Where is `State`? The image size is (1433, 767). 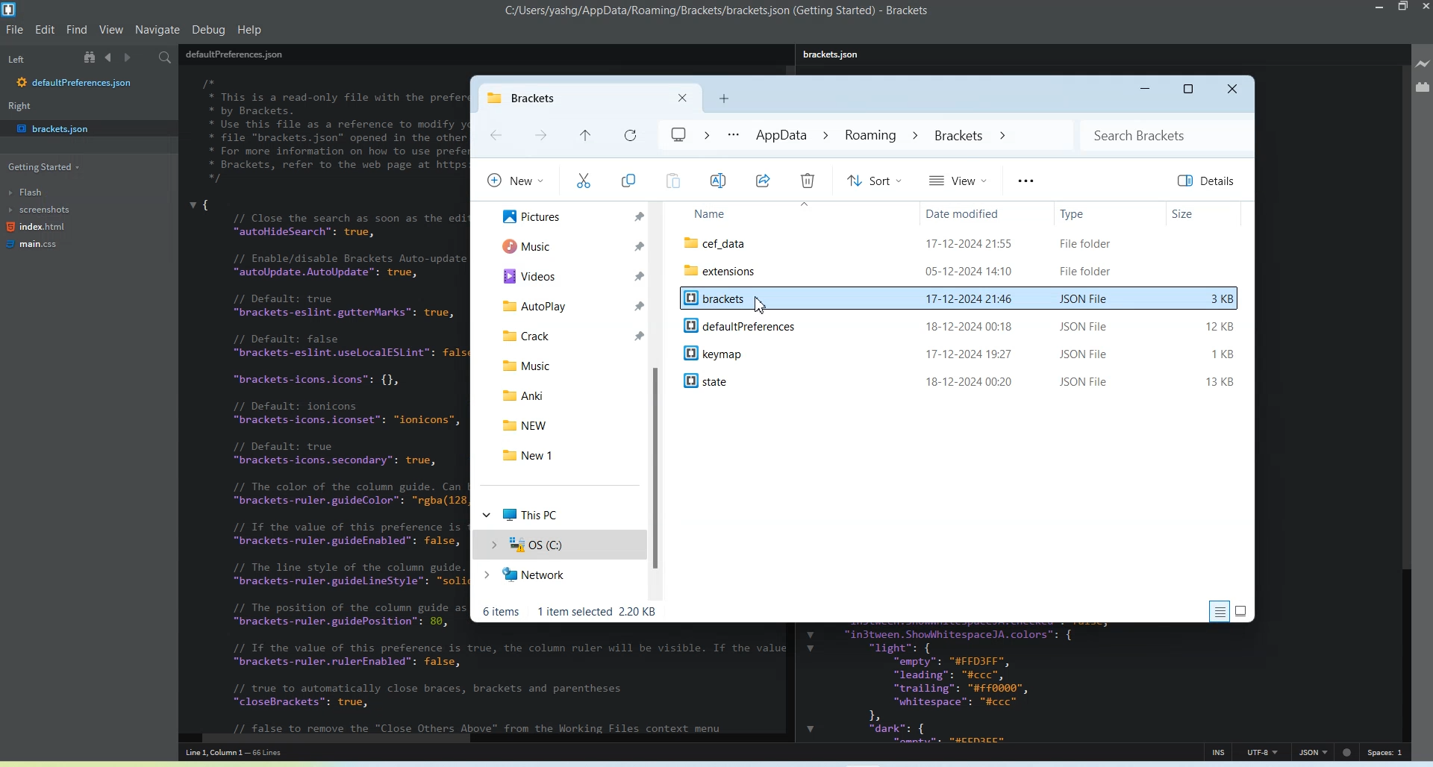
State is located at coordinates (964, 381).